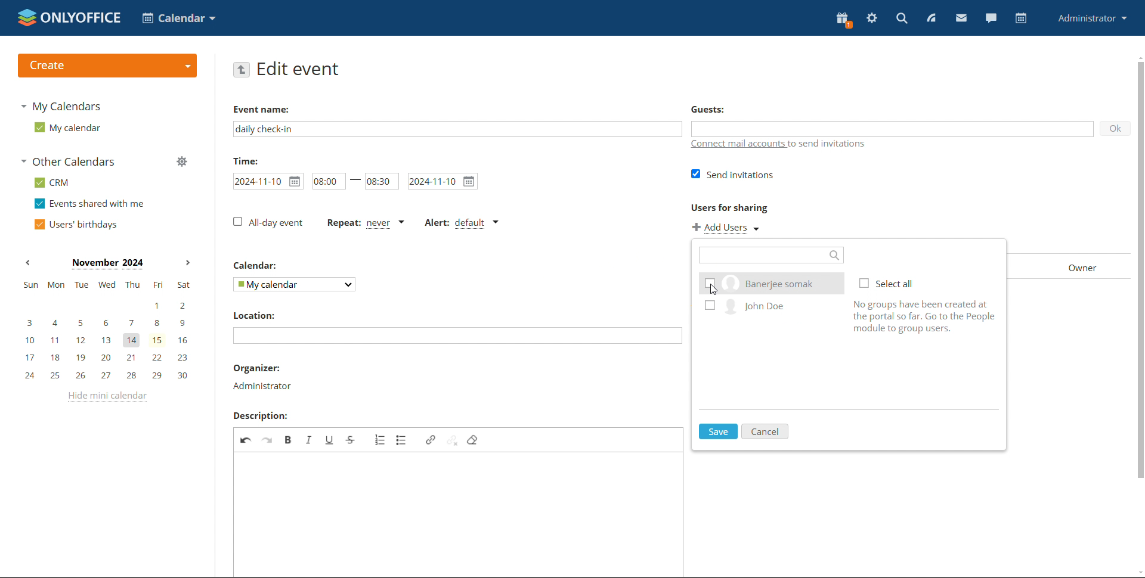  I want to click on end time, so click(382, 179).